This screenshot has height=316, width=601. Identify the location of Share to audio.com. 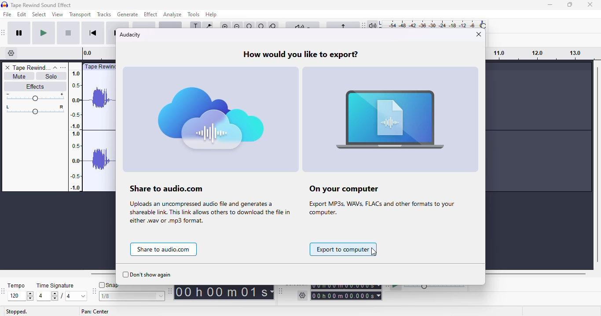
(178, 187).